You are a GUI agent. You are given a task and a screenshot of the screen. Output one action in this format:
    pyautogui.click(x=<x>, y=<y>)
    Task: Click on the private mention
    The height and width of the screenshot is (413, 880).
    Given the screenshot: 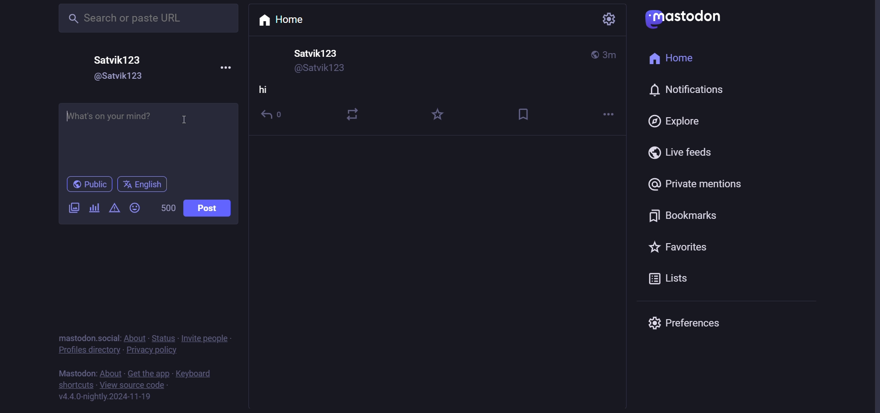 What is the action you would take?
    pyautogui.click(x=694, y=185)
    